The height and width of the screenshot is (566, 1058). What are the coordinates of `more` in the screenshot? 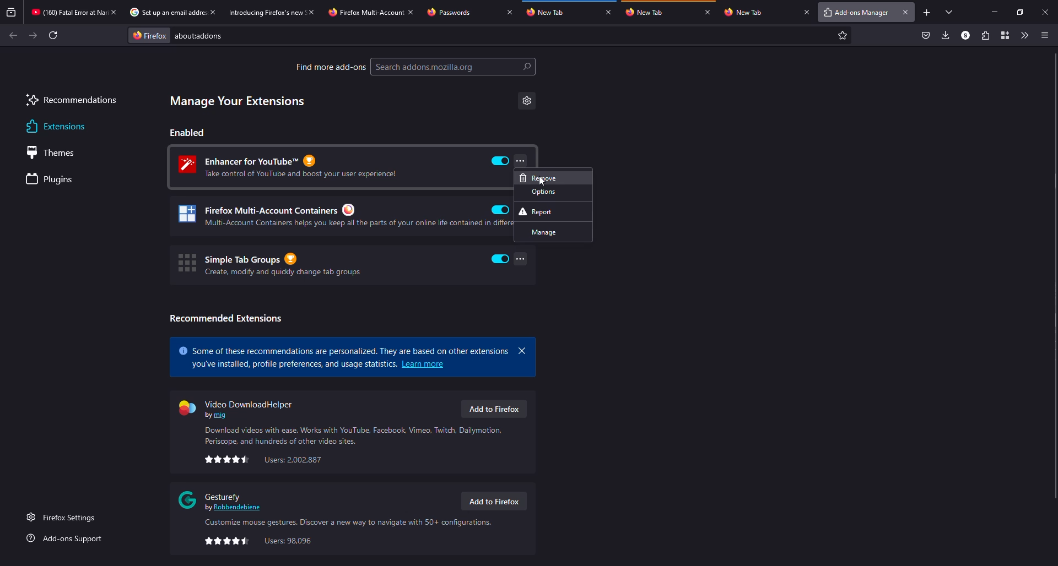 It's located at (521, 259).